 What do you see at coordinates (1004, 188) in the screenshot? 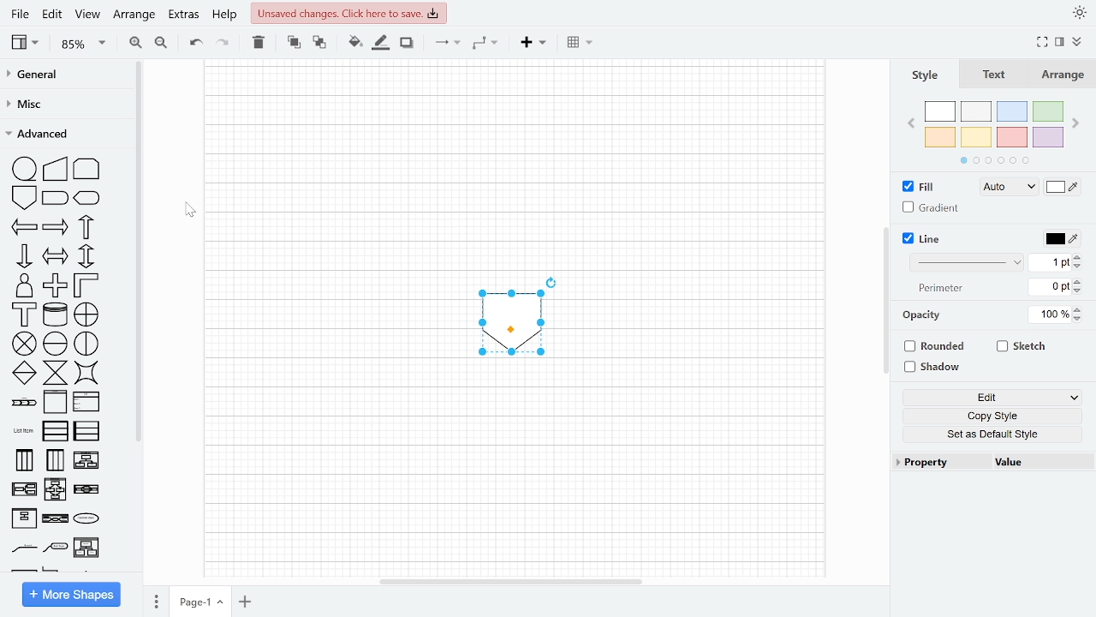
I see `Fill style` at bounding box center [1004, 188].